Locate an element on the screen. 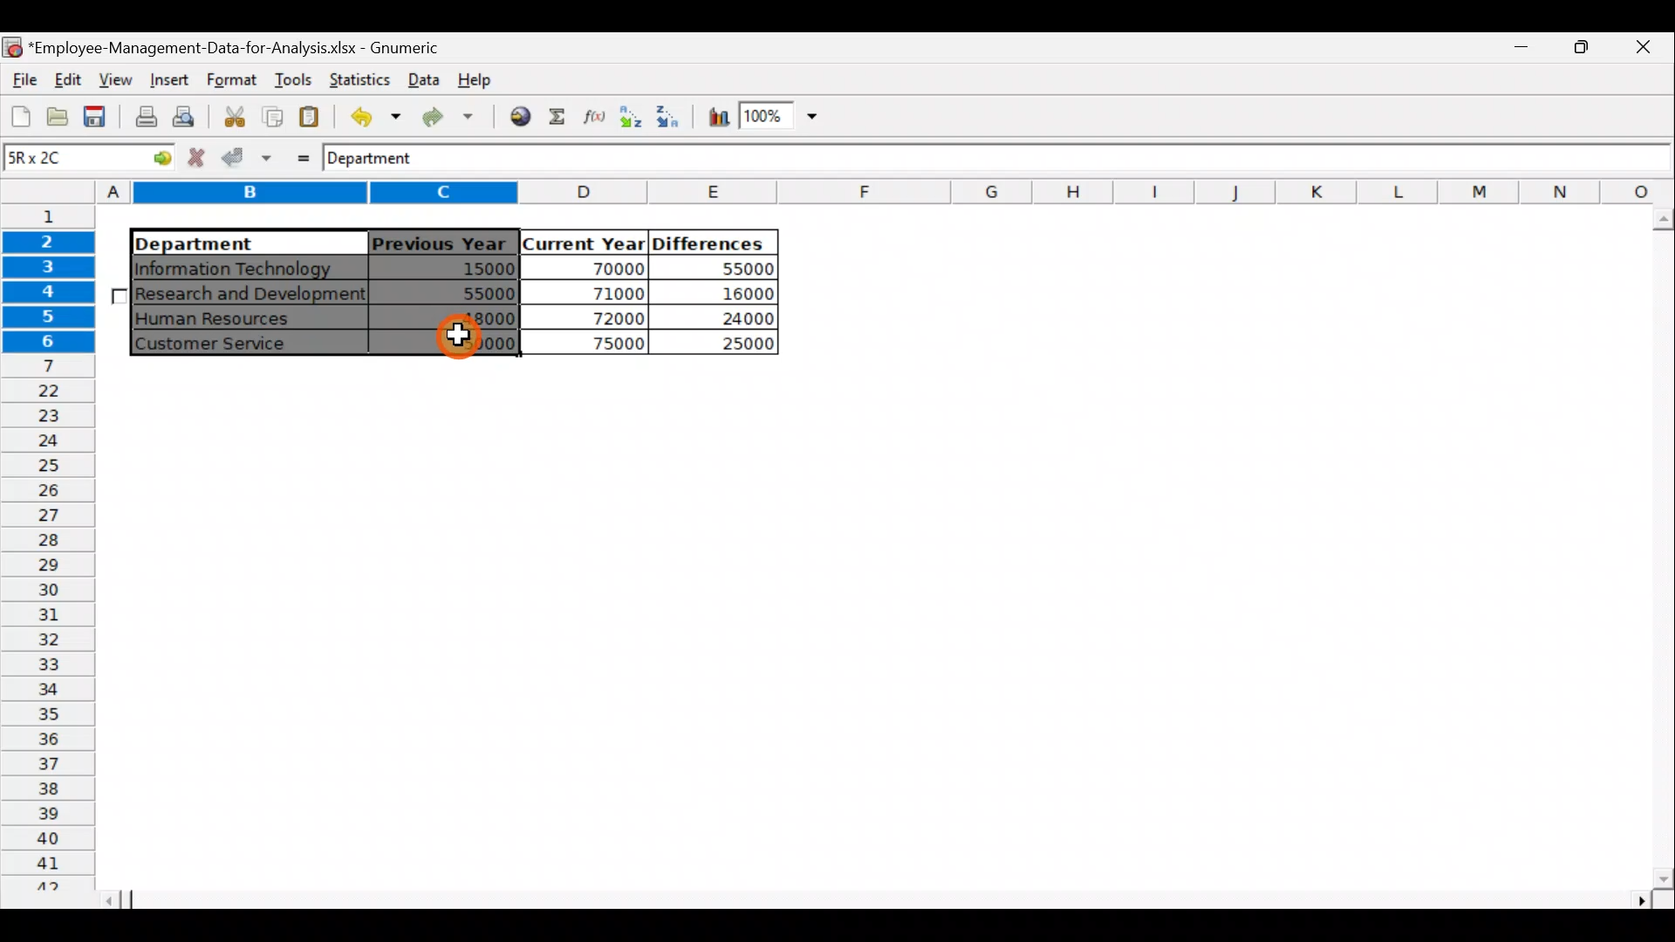  Insert a chart is located at coordinates (716, 118).